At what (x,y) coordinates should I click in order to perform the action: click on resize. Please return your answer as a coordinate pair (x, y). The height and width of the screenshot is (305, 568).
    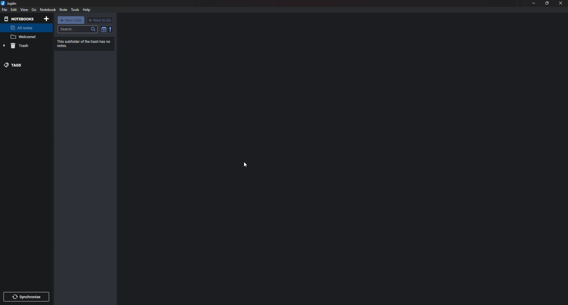
    Looking at the image, I should click on (547, 4).